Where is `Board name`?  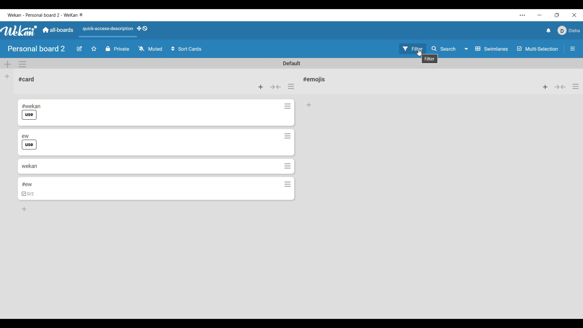
Board name is located at coordinates (36, 49).